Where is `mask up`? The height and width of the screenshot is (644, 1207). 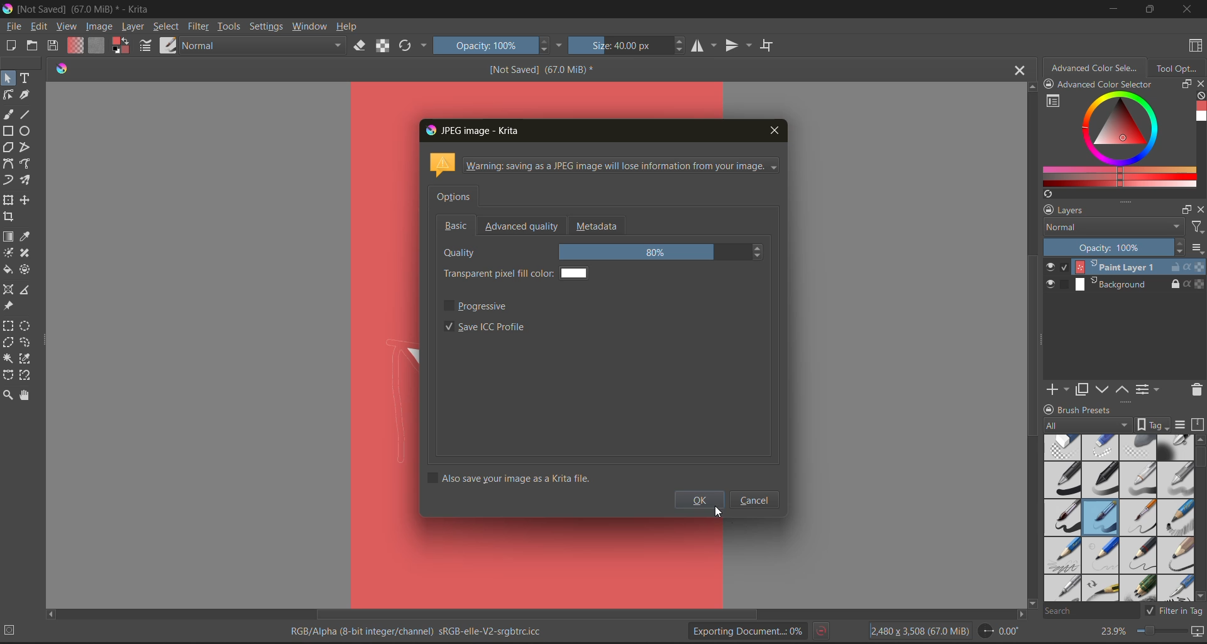
mask up is located at coordinates (1124, 388).